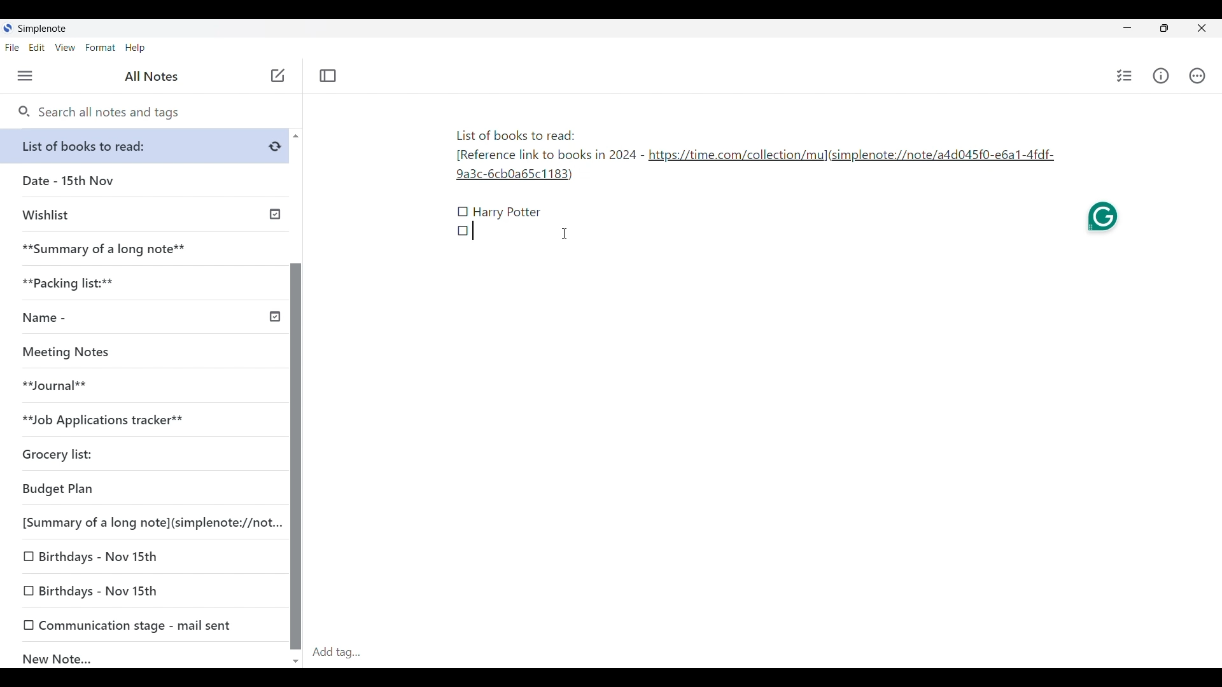 Image resolution: width=1222 pixels, height=687 pixels. What do you see at coordinates (41, 29) in the screenshot?
I see `Simplenote` at bounding box center [41, 29].